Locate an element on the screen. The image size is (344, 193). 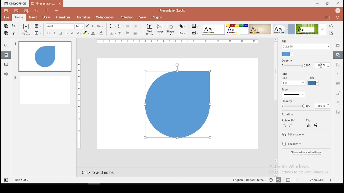
highlight is located at coordinates (86, 33).